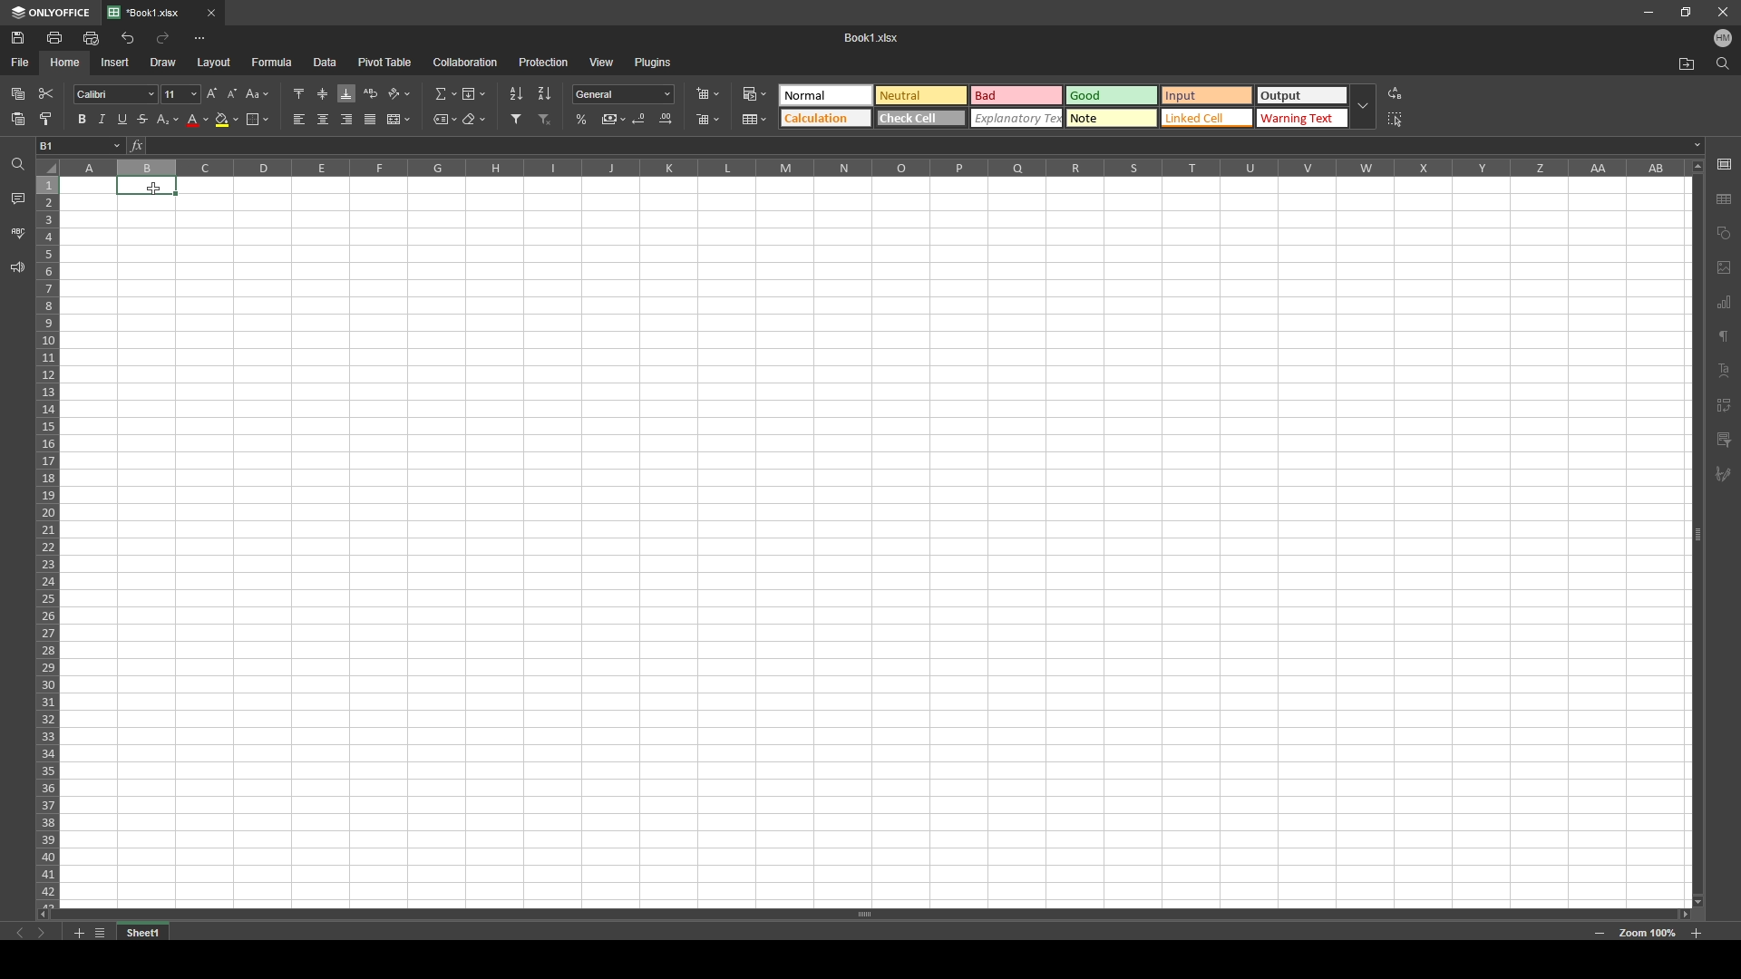 This screenshot has width=1741, height=979. What do you see at coordinates (871, 169) in the screenshot?
I see `column` at bounding box center [871, 169].